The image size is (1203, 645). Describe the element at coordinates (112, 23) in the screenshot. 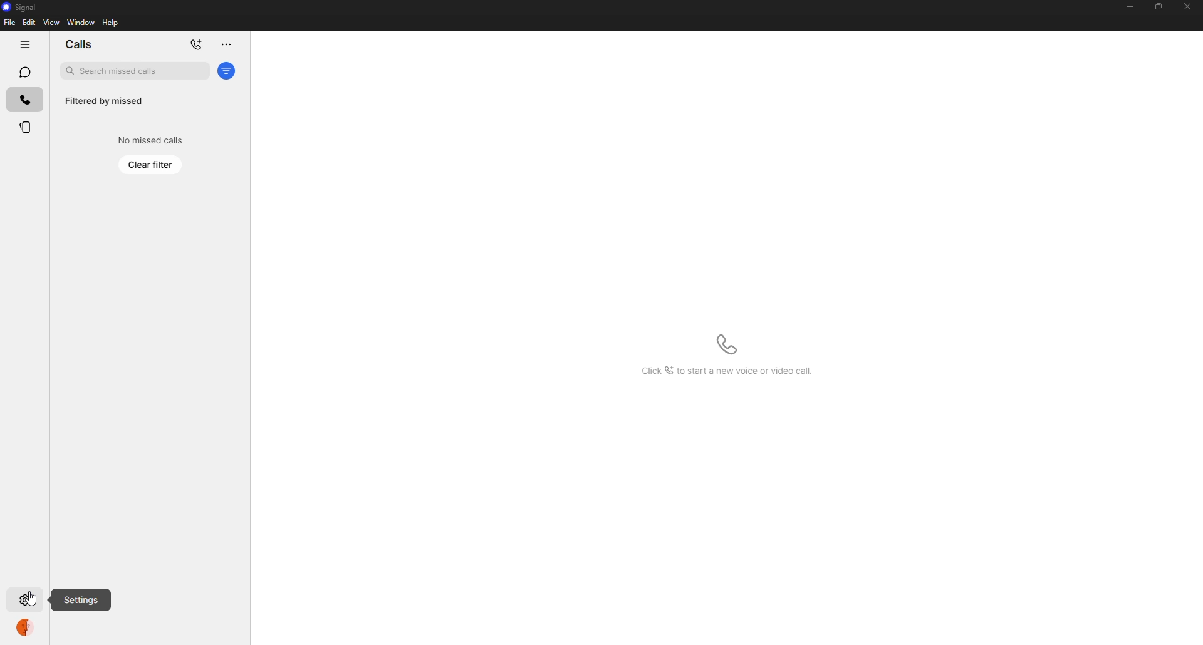

I see `help` at that location.